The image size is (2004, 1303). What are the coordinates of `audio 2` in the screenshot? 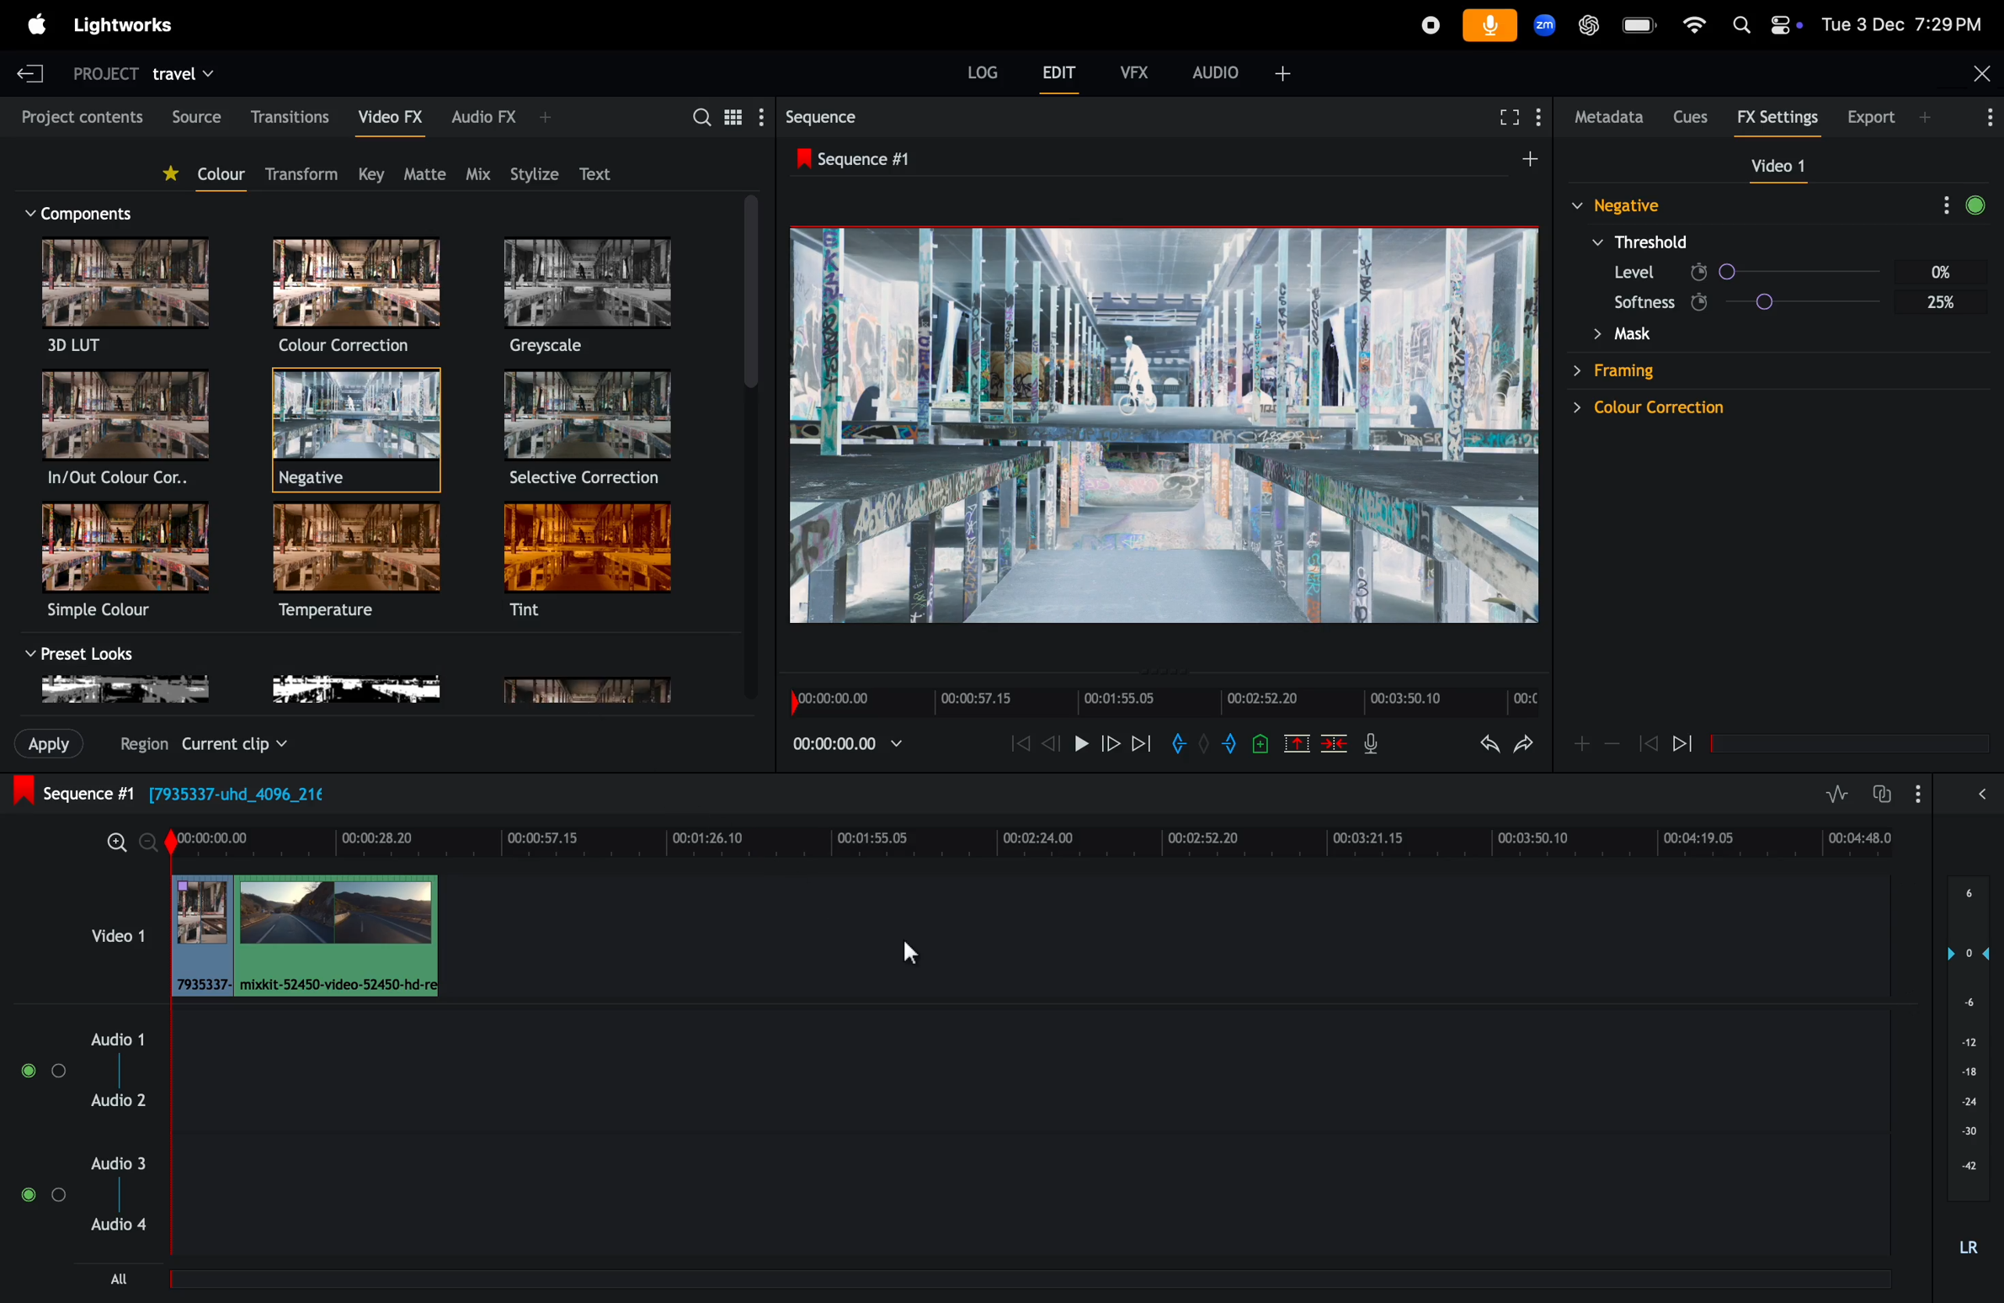 It's located at (127, 1100).